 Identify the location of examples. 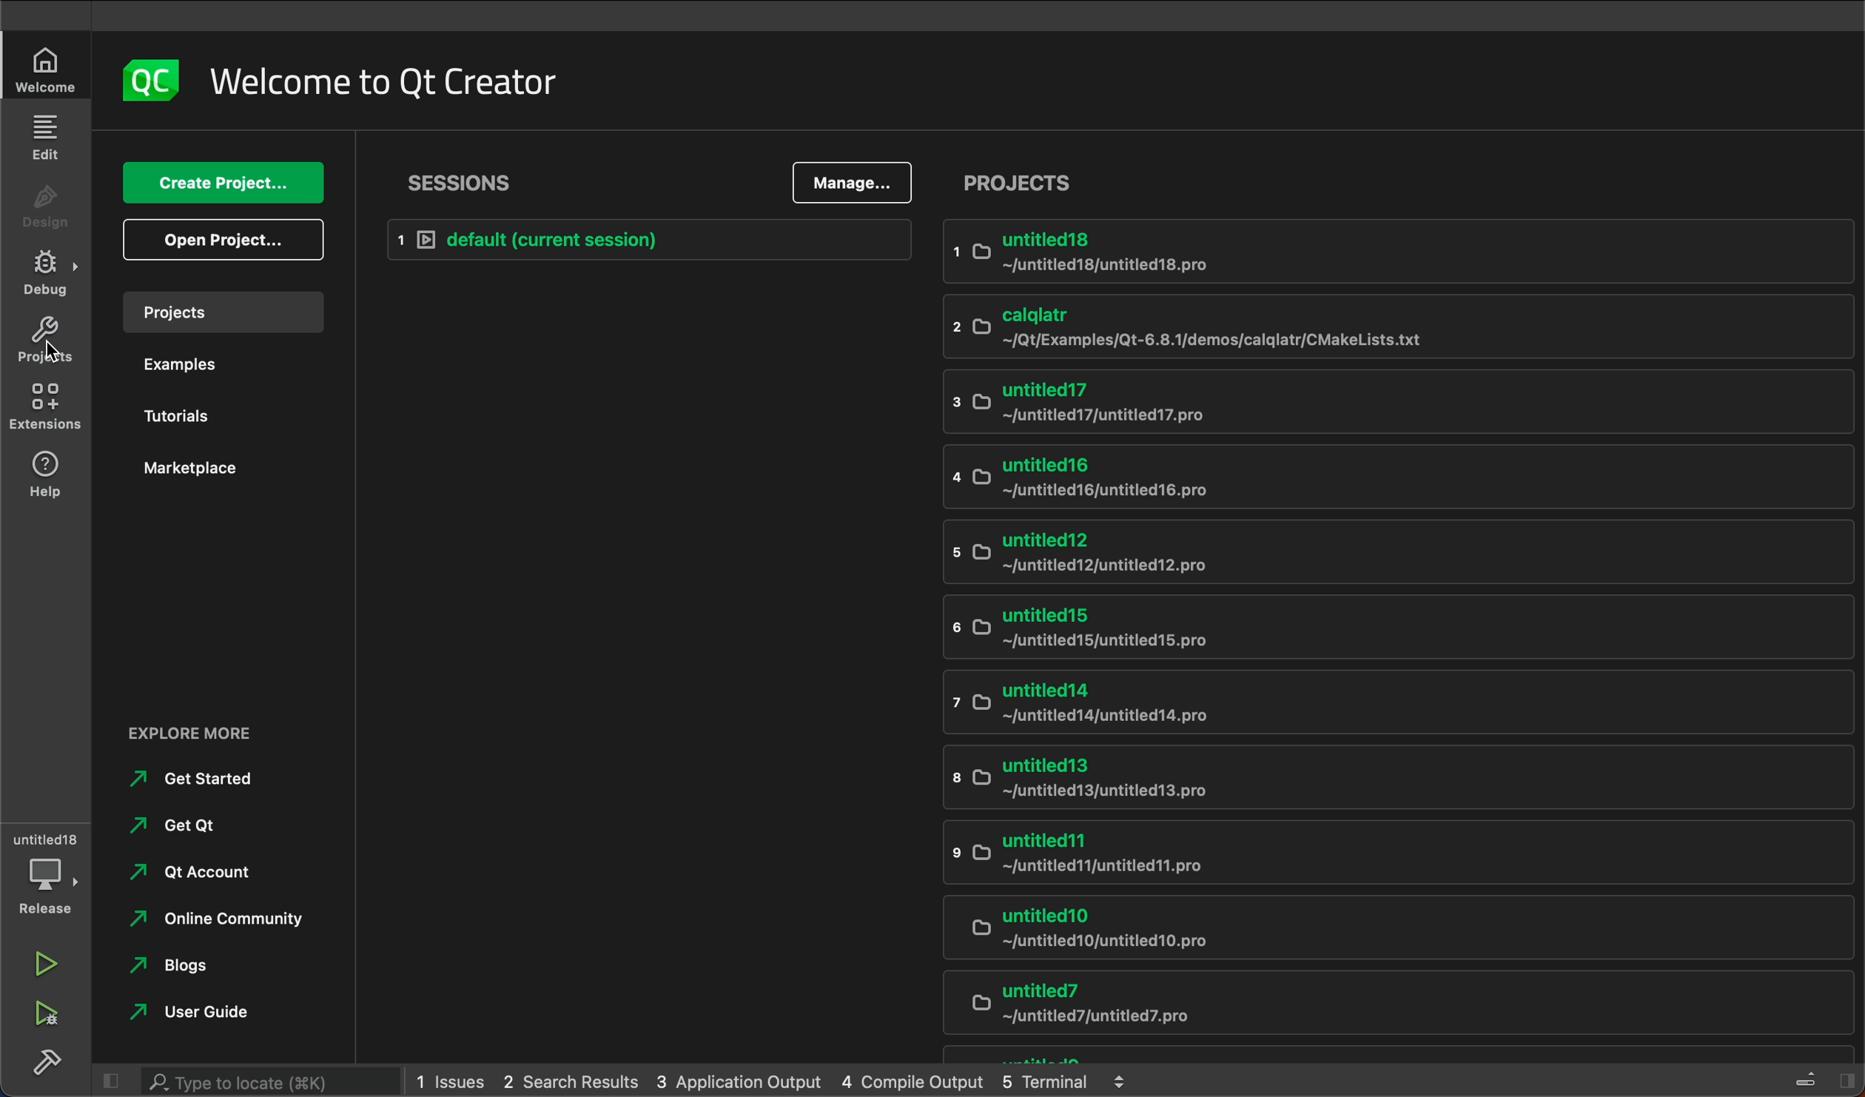
(208, 360).